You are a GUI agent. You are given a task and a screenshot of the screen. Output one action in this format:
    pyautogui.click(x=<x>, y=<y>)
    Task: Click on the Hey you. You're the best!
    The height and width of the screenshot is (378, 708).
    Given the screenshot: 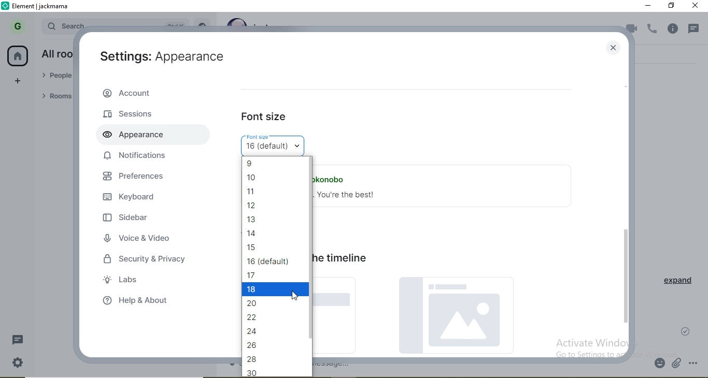 What is the action you would take?
    pyautogui.click(x=351, y=196)
    